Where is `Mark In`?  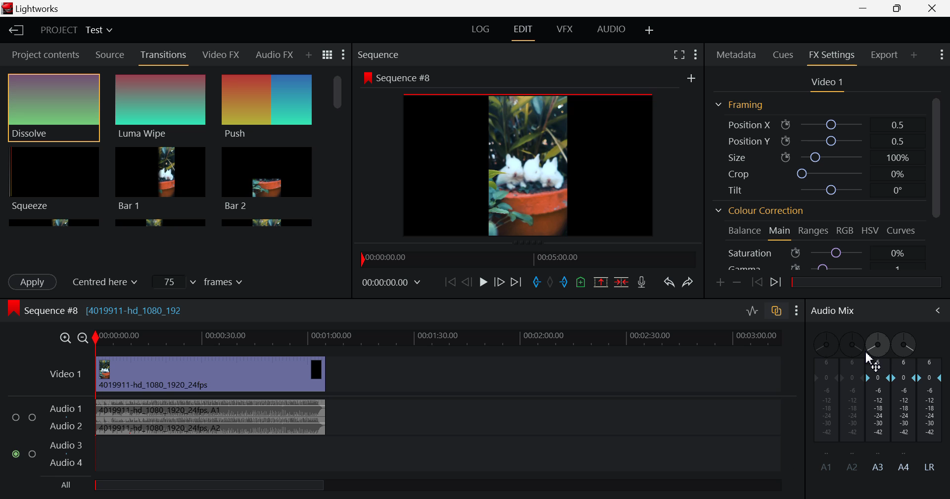
Mark In is located at coordinates (537, 283).